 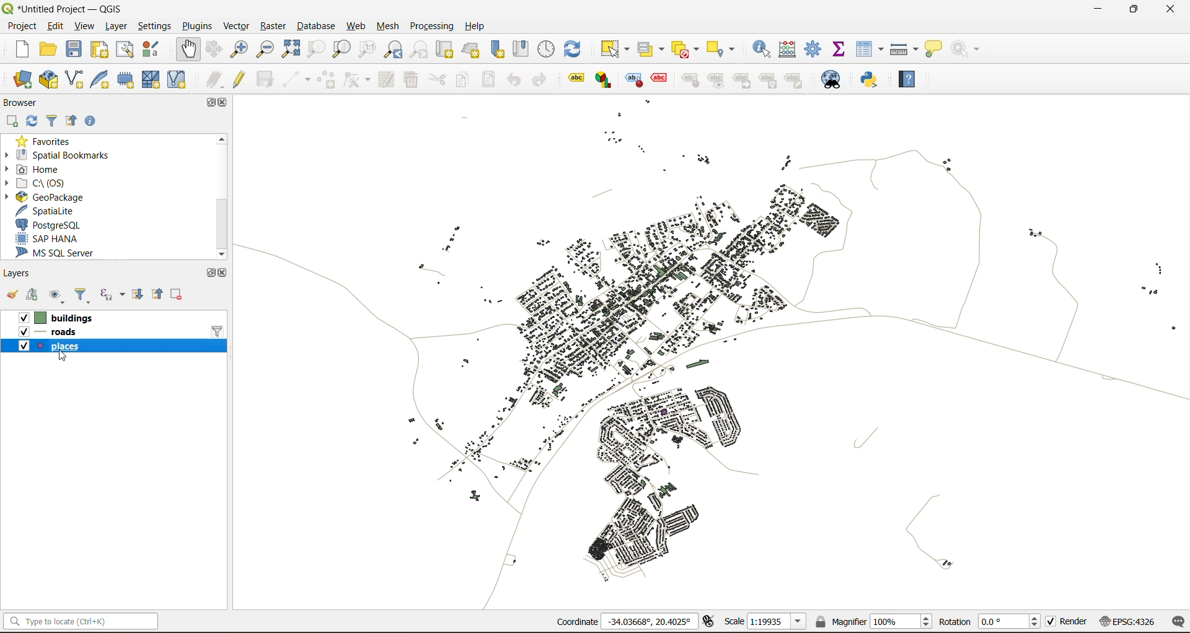 I want to click on select, so click(x=617, y=49).